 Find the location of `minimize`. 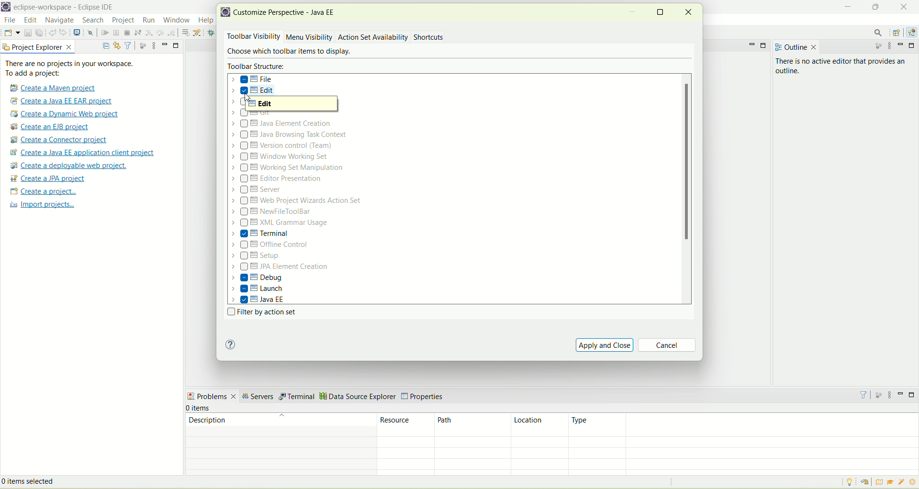

minimize is located at coordinates (848, 6).